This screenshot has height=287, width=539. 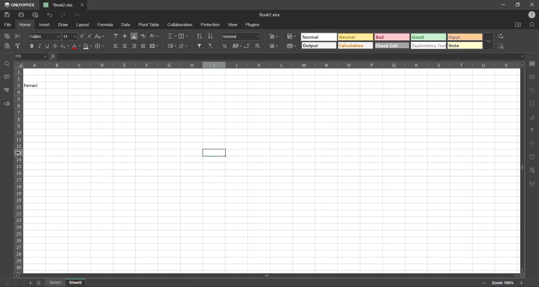 What do you see at coordinates (20, 5) in the screenshot?
I see `app name` at bounding box center [20, 5].